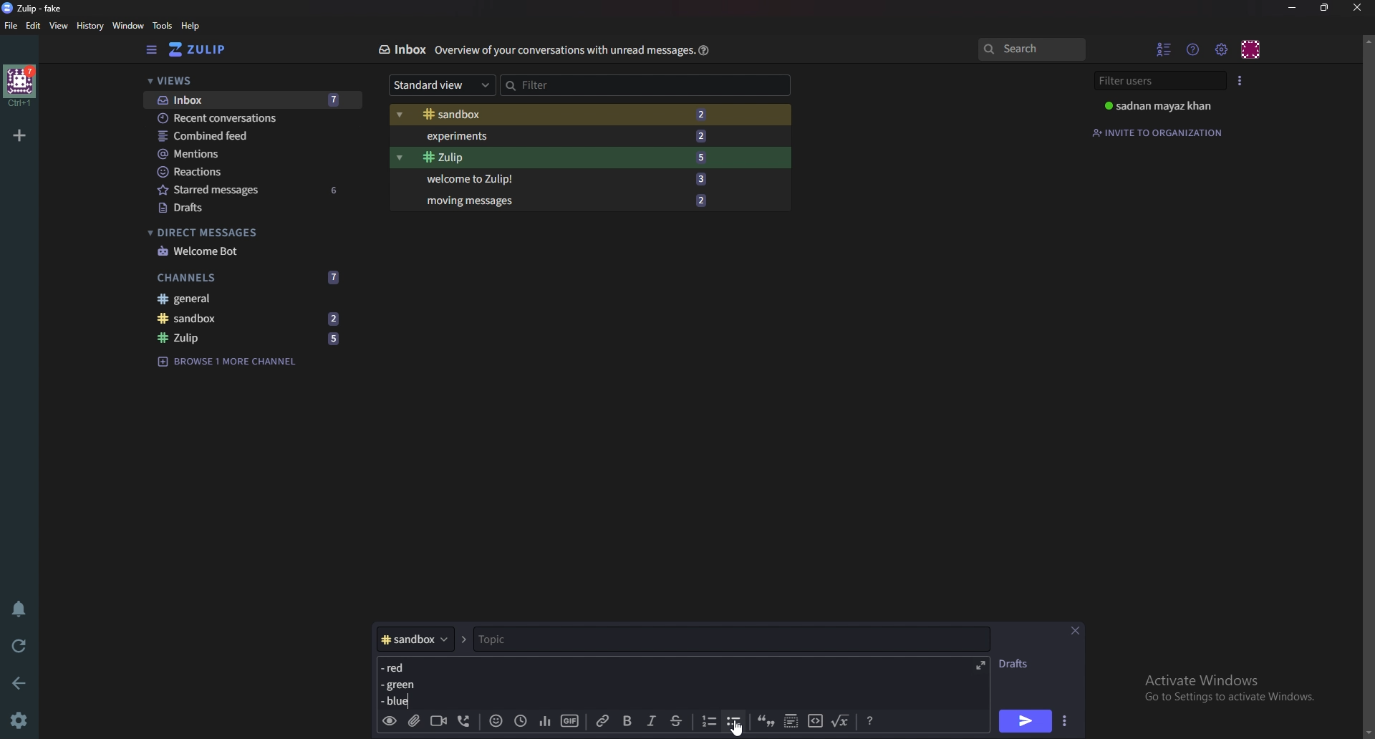 Image resolution: width=1375 pixels, height=739 pixels. I want to click on Help menu, so click(1194, 49).